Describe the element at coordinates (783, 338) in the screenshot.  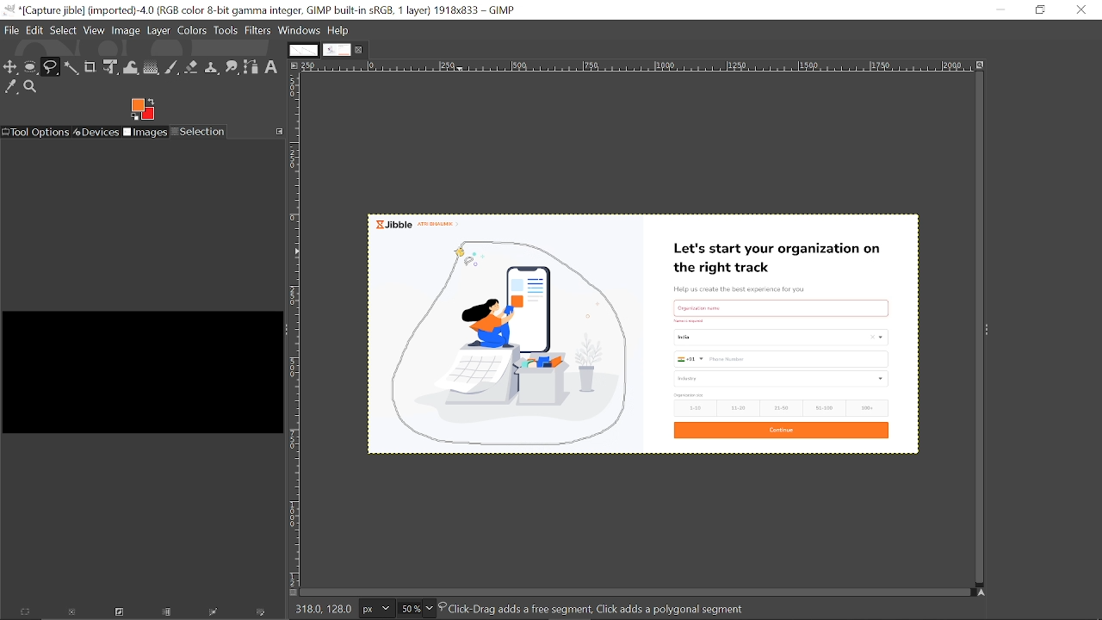
I see `Current image` at that location.